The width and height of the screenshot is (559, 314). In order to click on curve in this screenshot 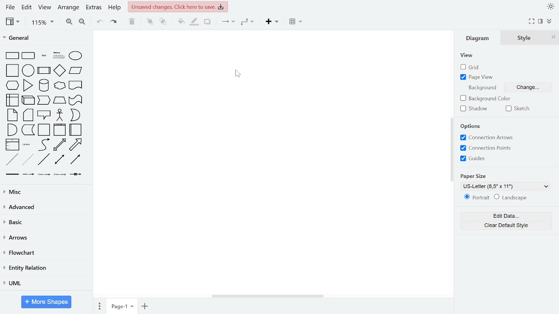, I will do `click(45, 145)`.